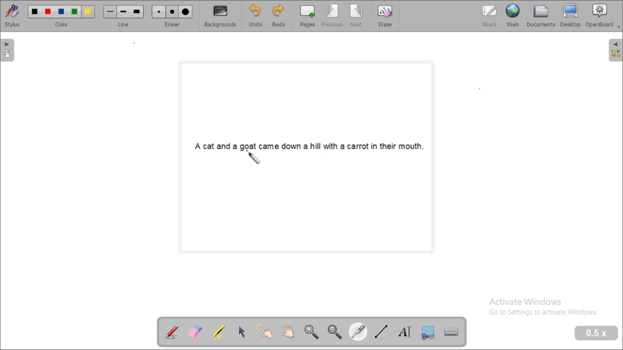 Image resolution: width=623 pixels, height=350 pixels. What do you see at coordinates (172, 332) in the screenshot?
I see `annotate document` at bounding box center [172, 332].